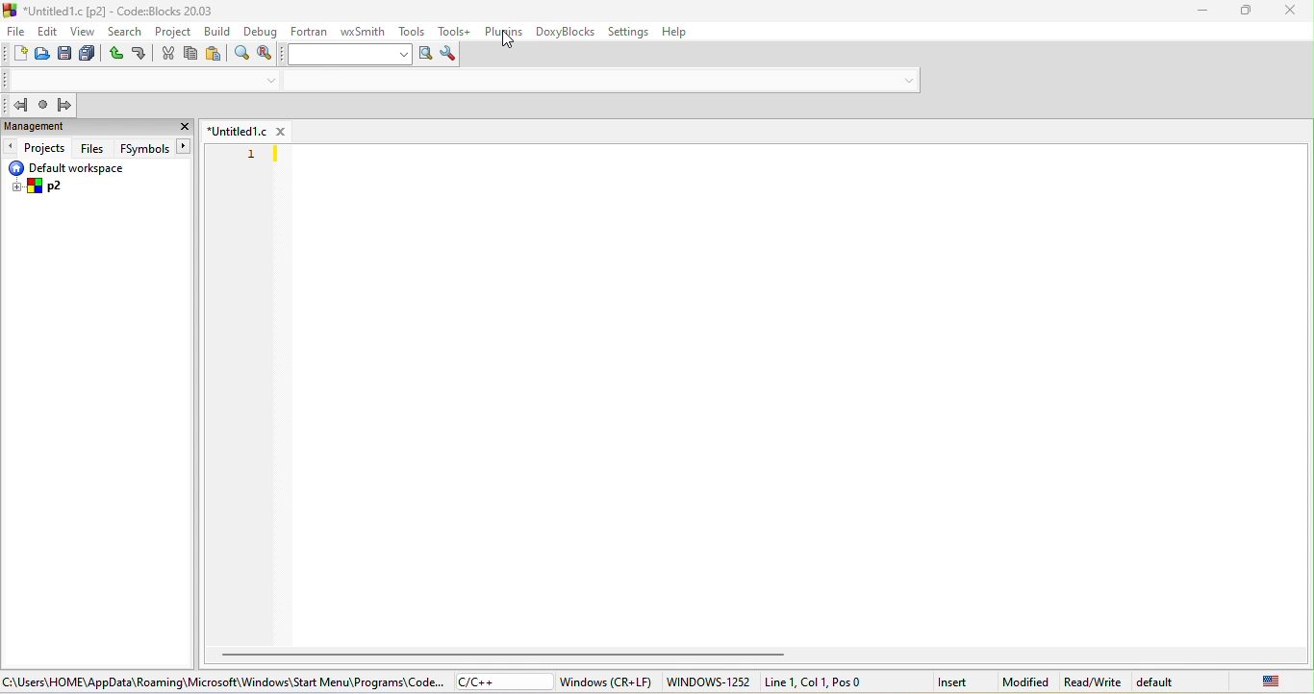 This screenshot has width=1314, height=694. I want to click on undo, so click(116, 53).